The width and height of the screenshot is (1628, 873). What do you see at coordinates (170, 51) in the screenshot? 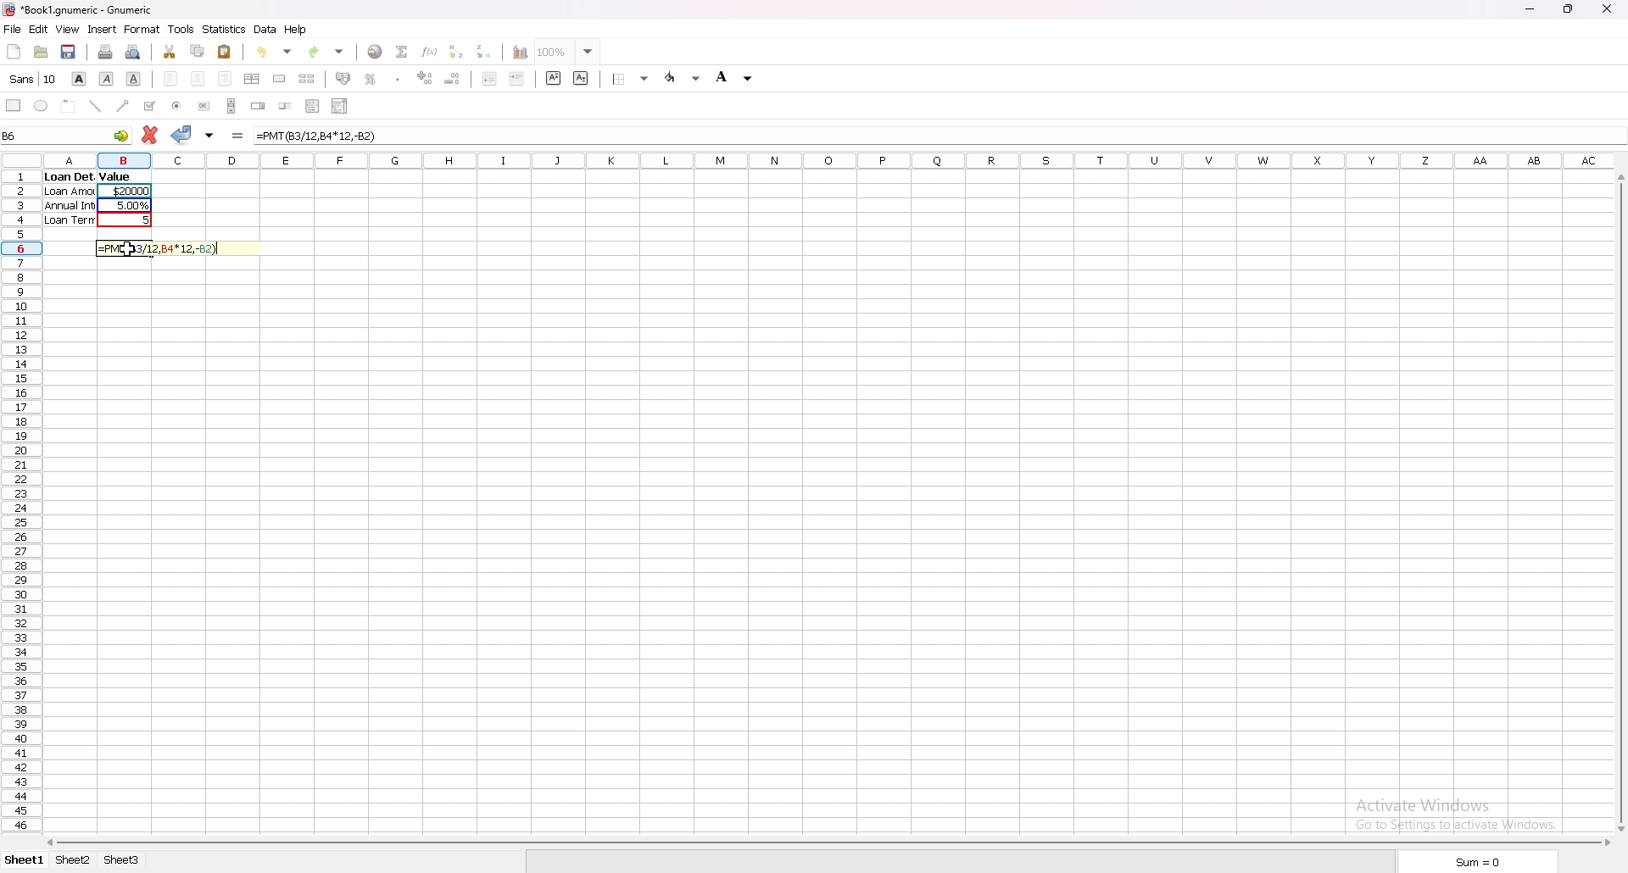
I see `cut` at bounding box center [170, 51].